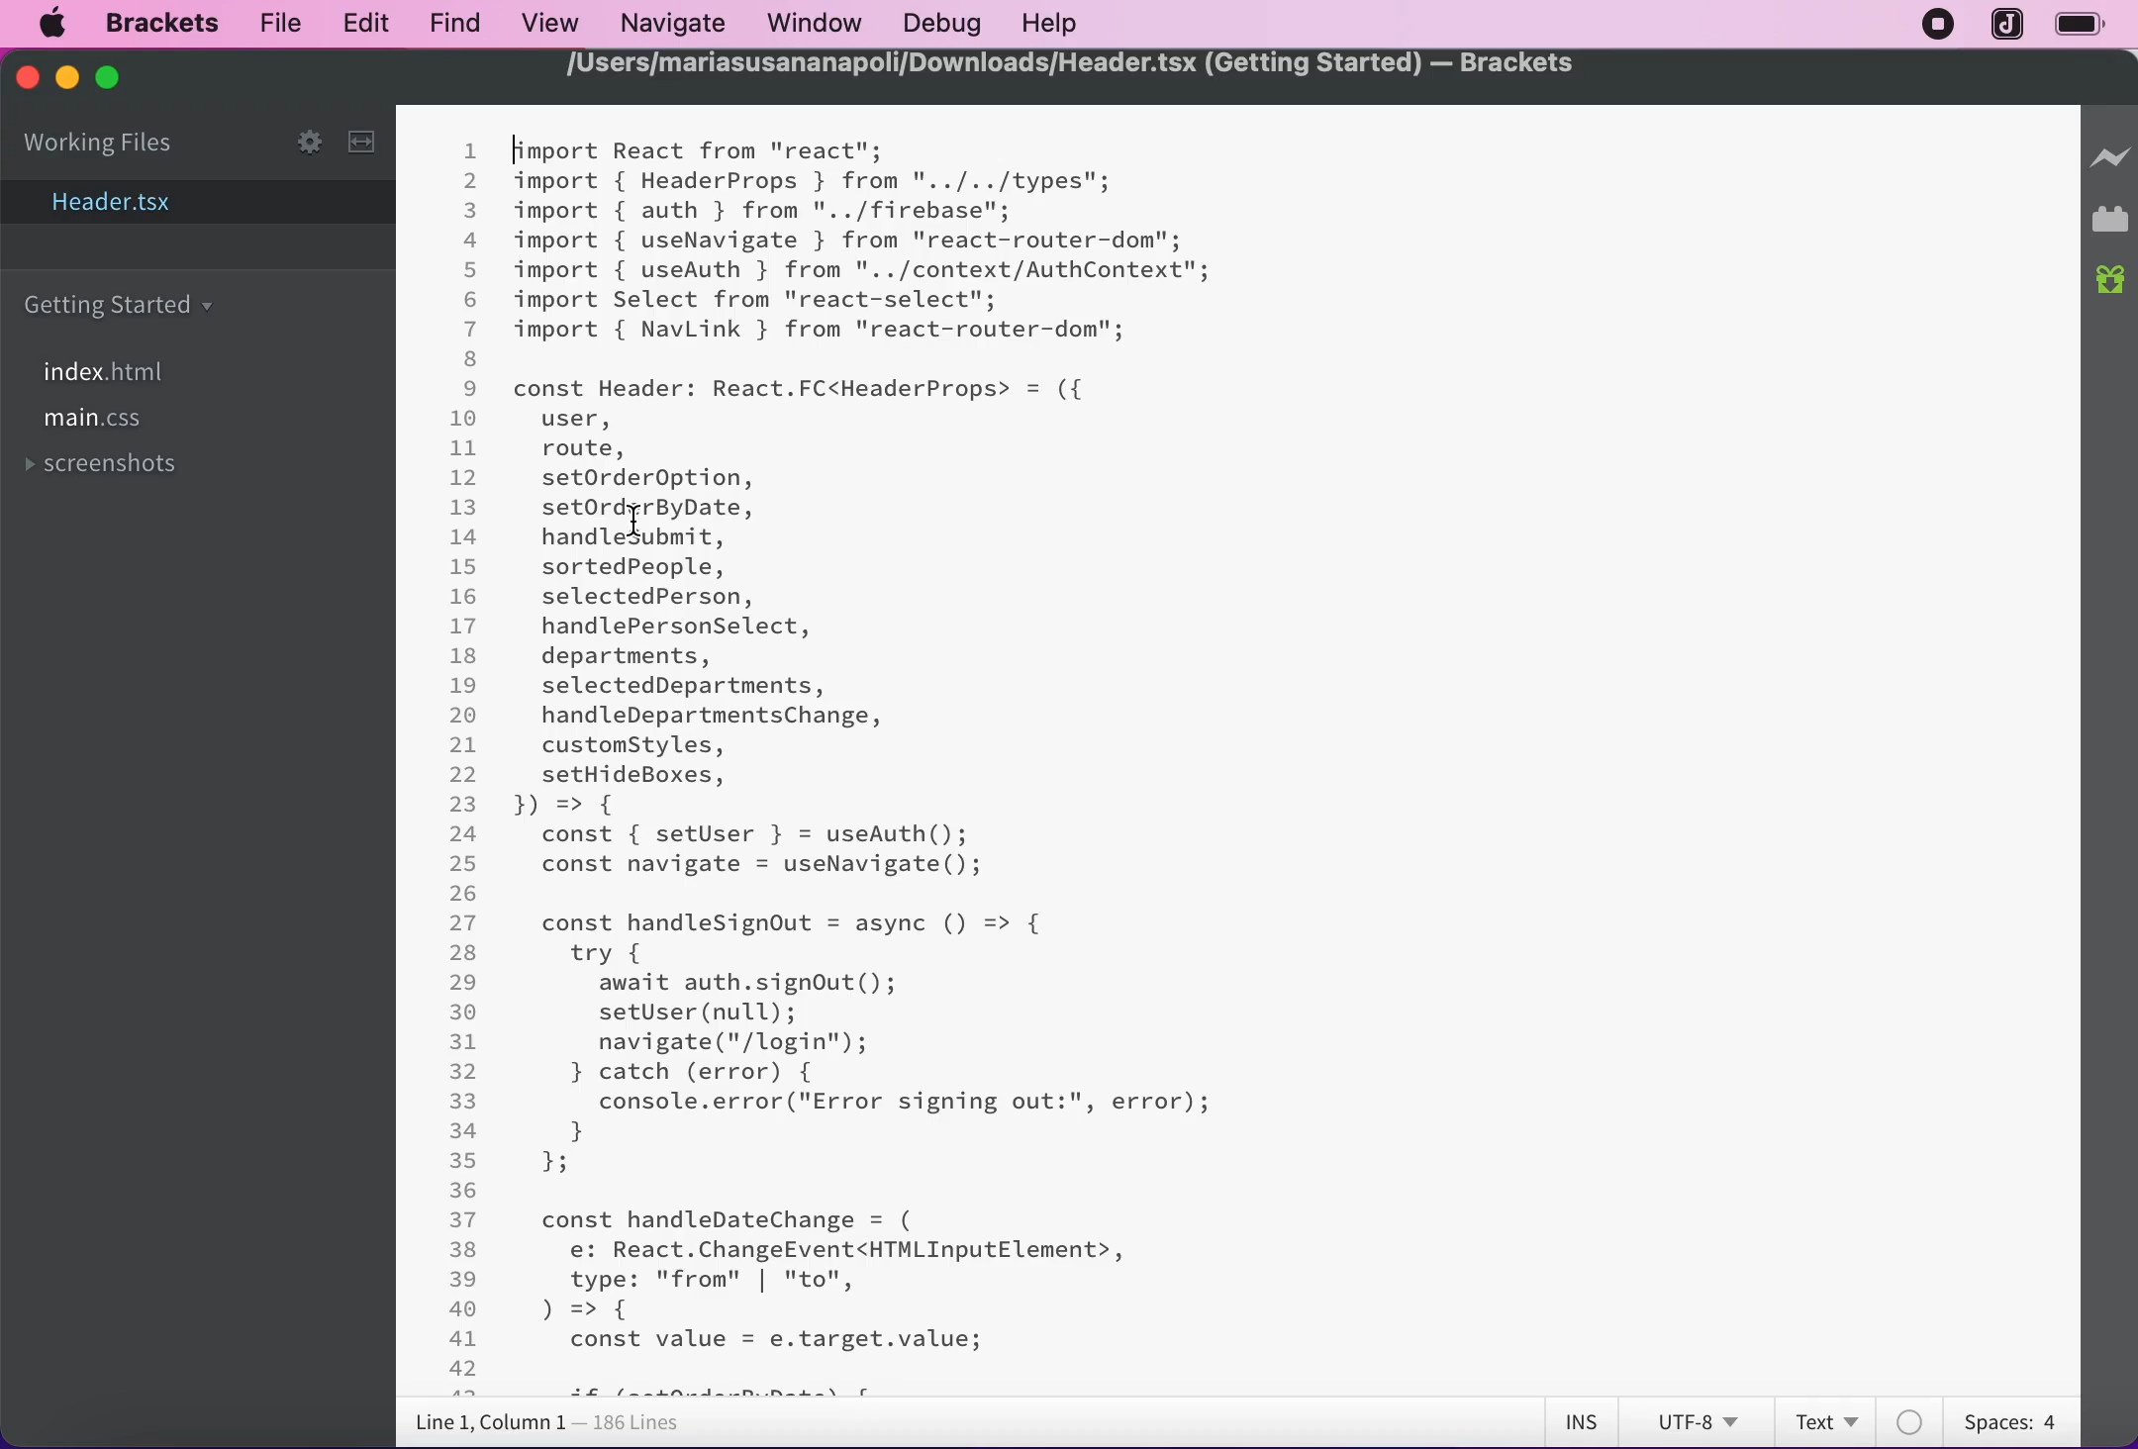 The image size is (2138, 1449). What do you see at coordinates (675, 24) in the screenshot?
I see `navigate` at bounding box center [675, 24].